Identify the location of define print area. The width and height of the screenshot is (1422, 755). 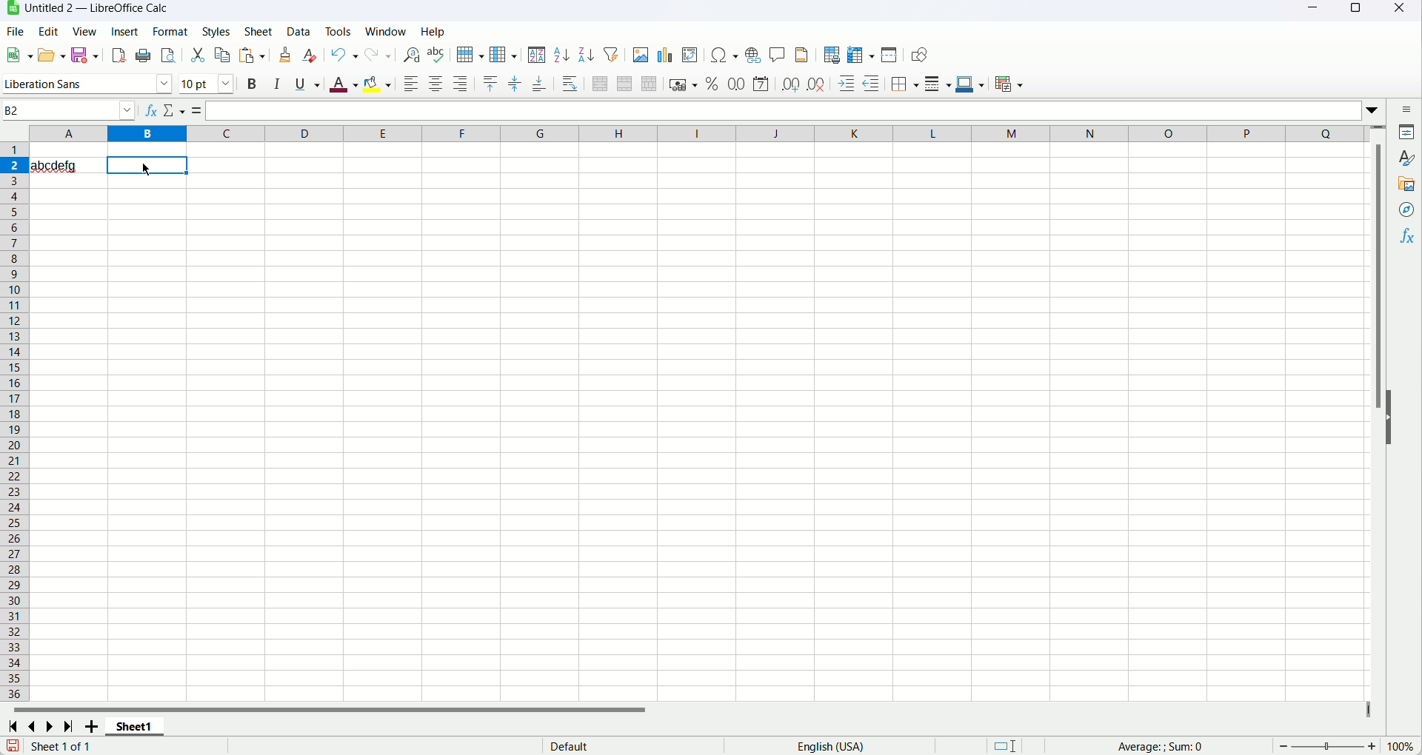
(833, 55).